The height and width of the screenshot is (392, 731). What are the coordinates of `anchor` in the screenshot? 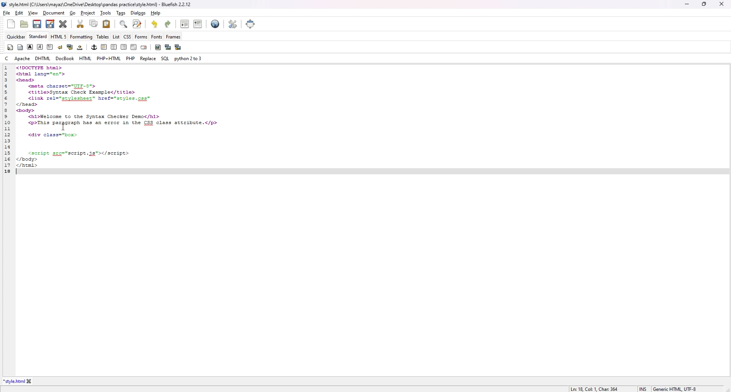 It's located at (94, 47).